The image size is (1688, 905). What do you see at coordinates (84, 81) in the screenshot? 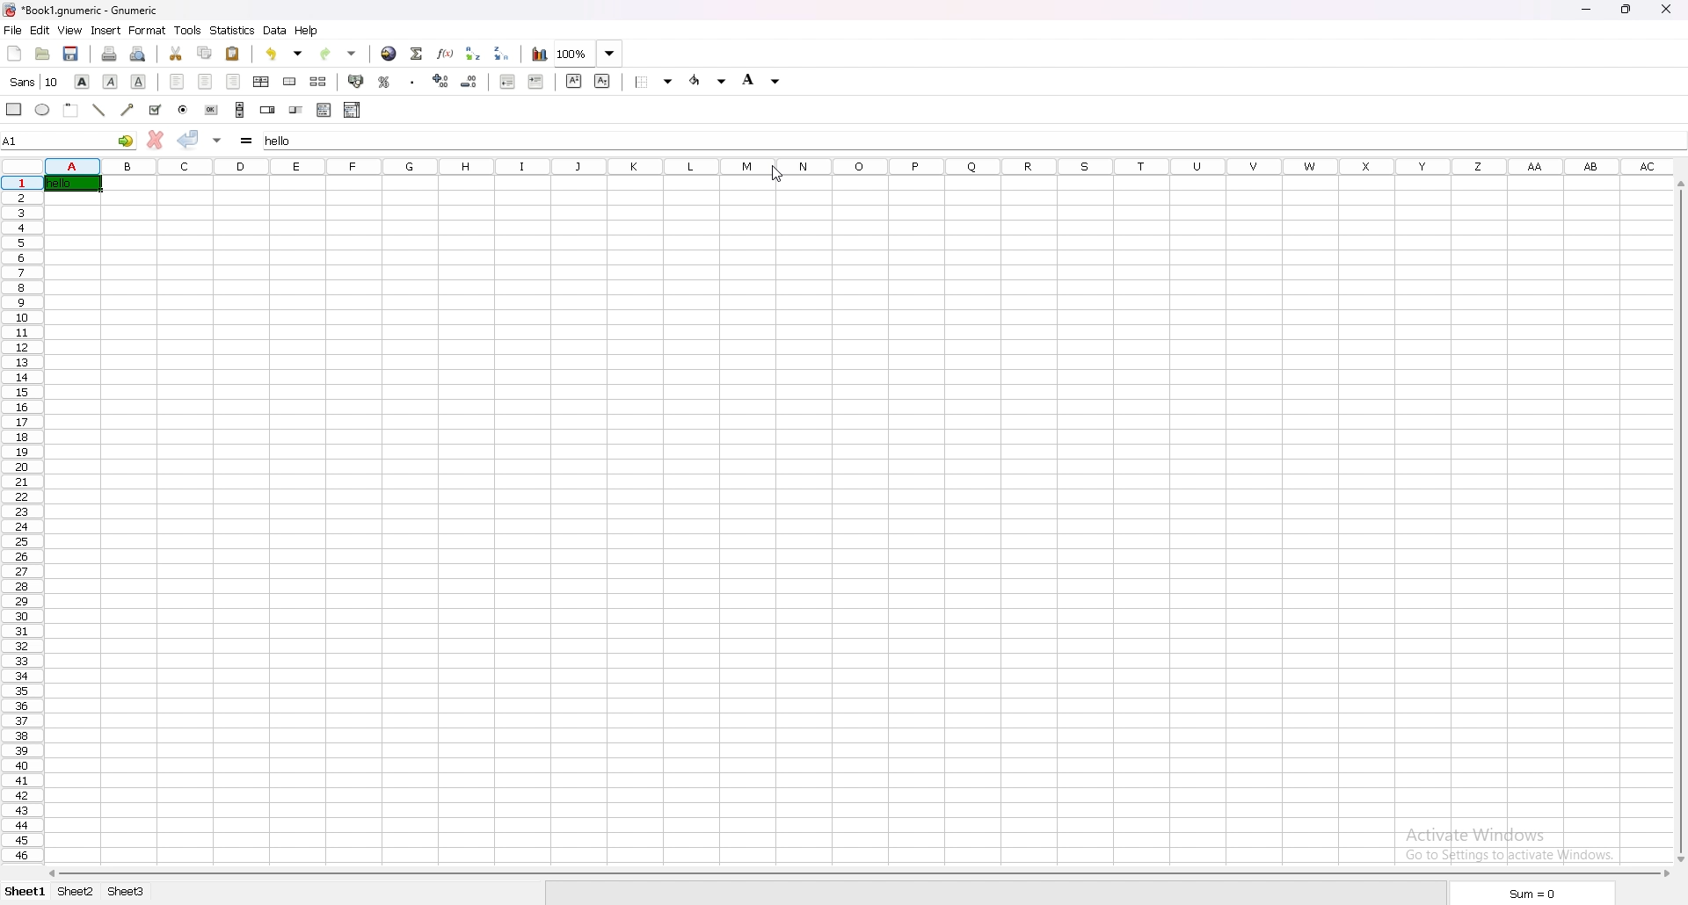
I see `bold` at bounding box center [84, 81].